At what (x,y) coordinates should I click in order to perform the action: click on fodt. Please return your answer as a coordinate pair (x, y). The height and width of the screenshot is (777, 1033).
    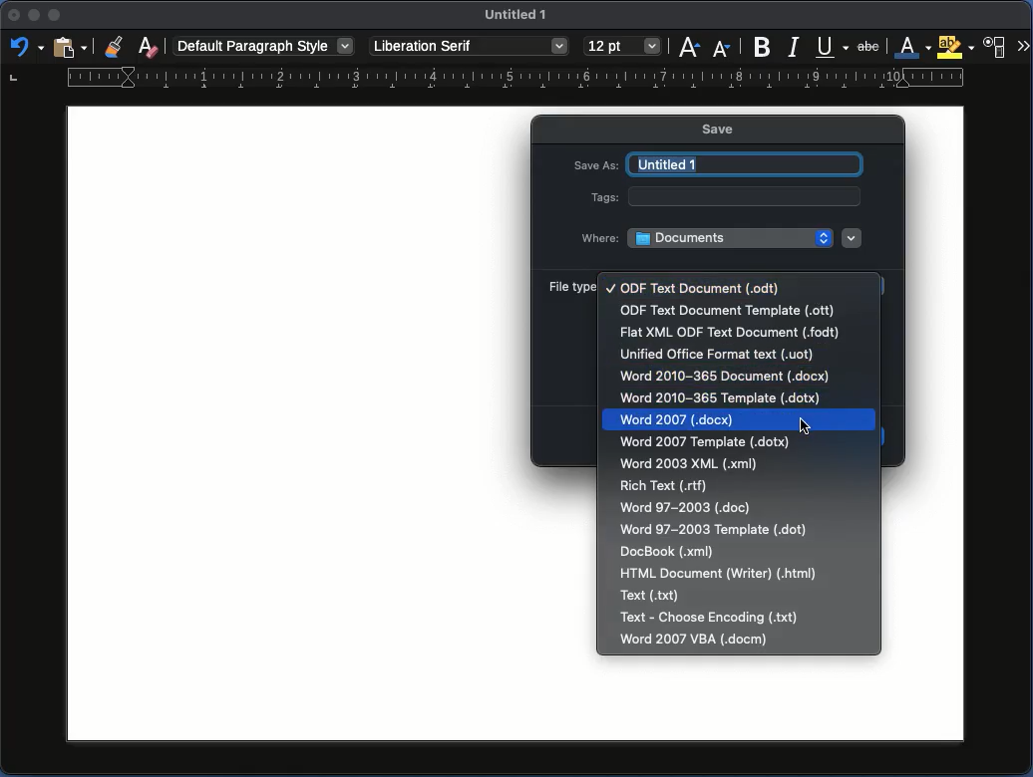
    Looking at the image, I should click on (730, 334).